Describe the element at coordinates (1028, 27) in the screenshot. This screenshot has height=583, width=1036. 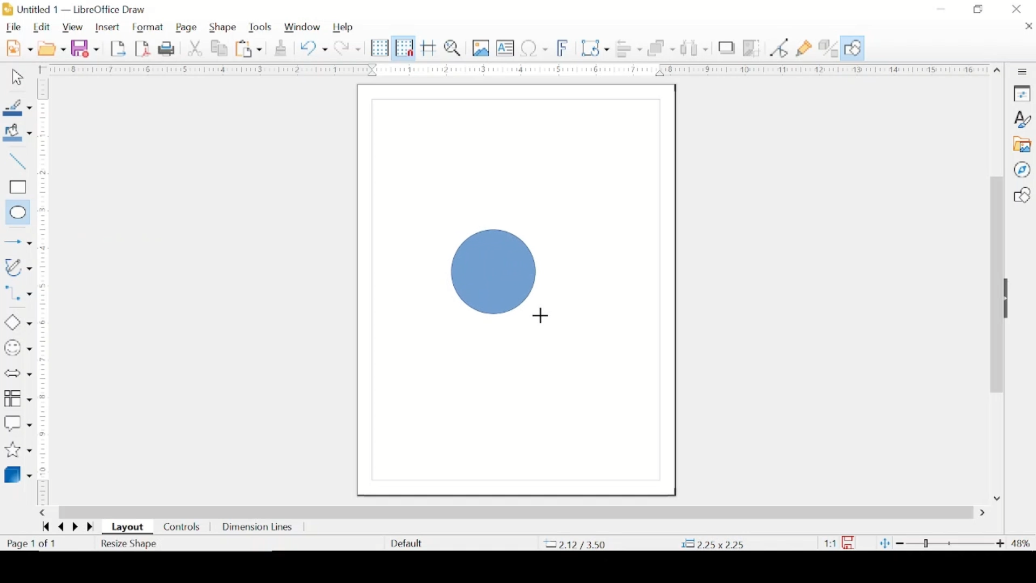
I see `close` at that location.